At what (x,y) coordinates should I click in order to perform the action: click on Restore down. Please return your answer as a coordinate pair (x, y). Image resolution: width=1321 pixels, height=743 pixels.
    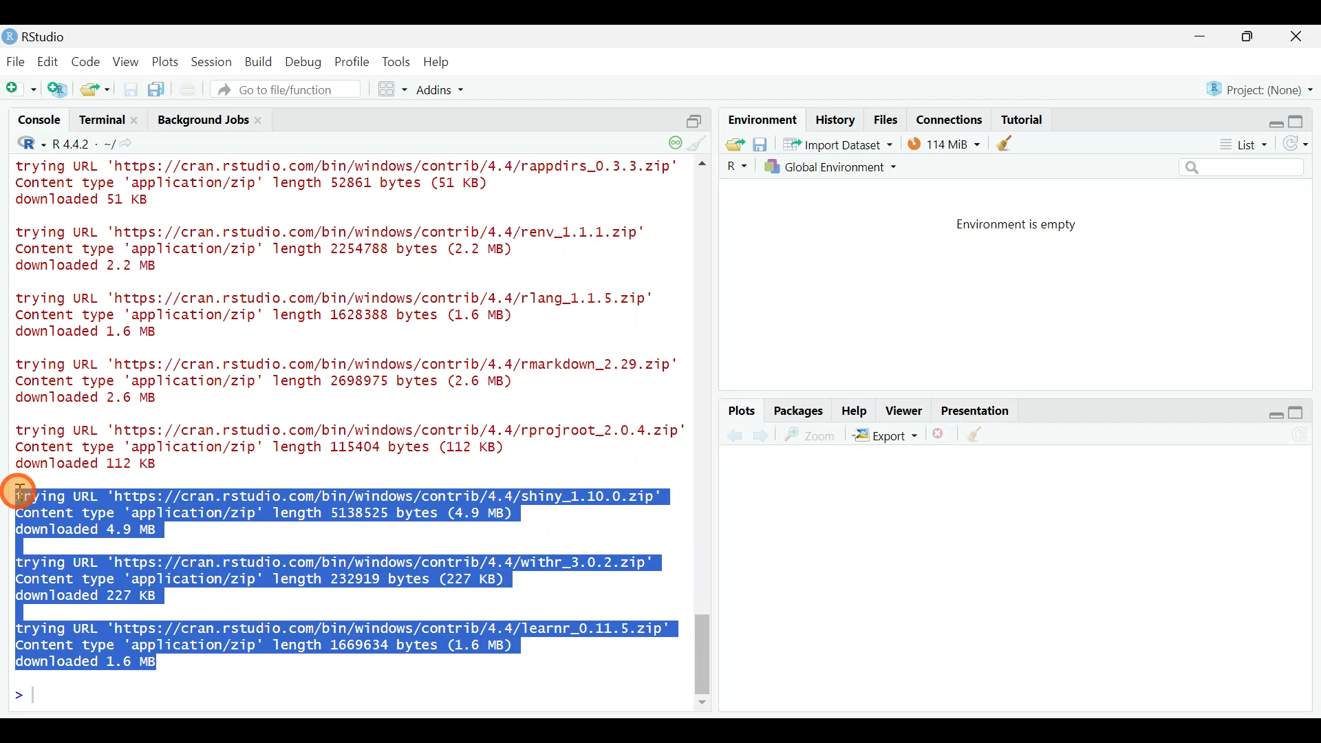
    Looking at the image, I should click on (1270, 119).